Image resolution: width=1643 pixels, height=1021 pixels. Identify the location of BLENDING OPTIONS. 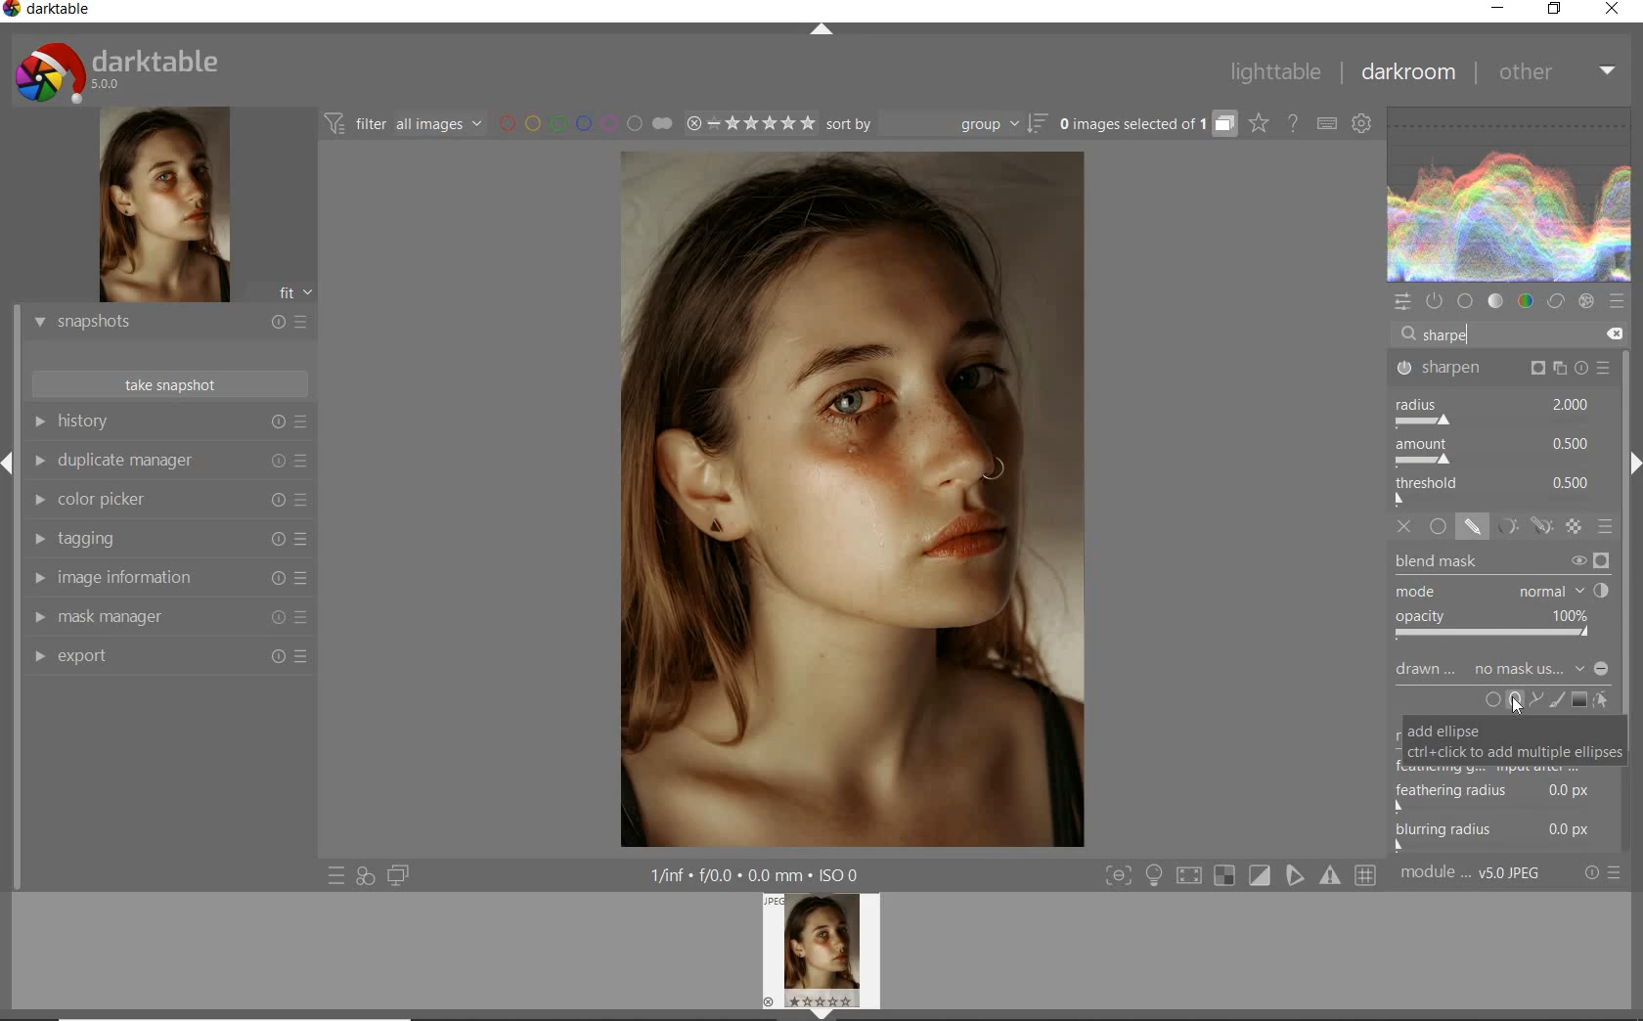
(1607, 526).